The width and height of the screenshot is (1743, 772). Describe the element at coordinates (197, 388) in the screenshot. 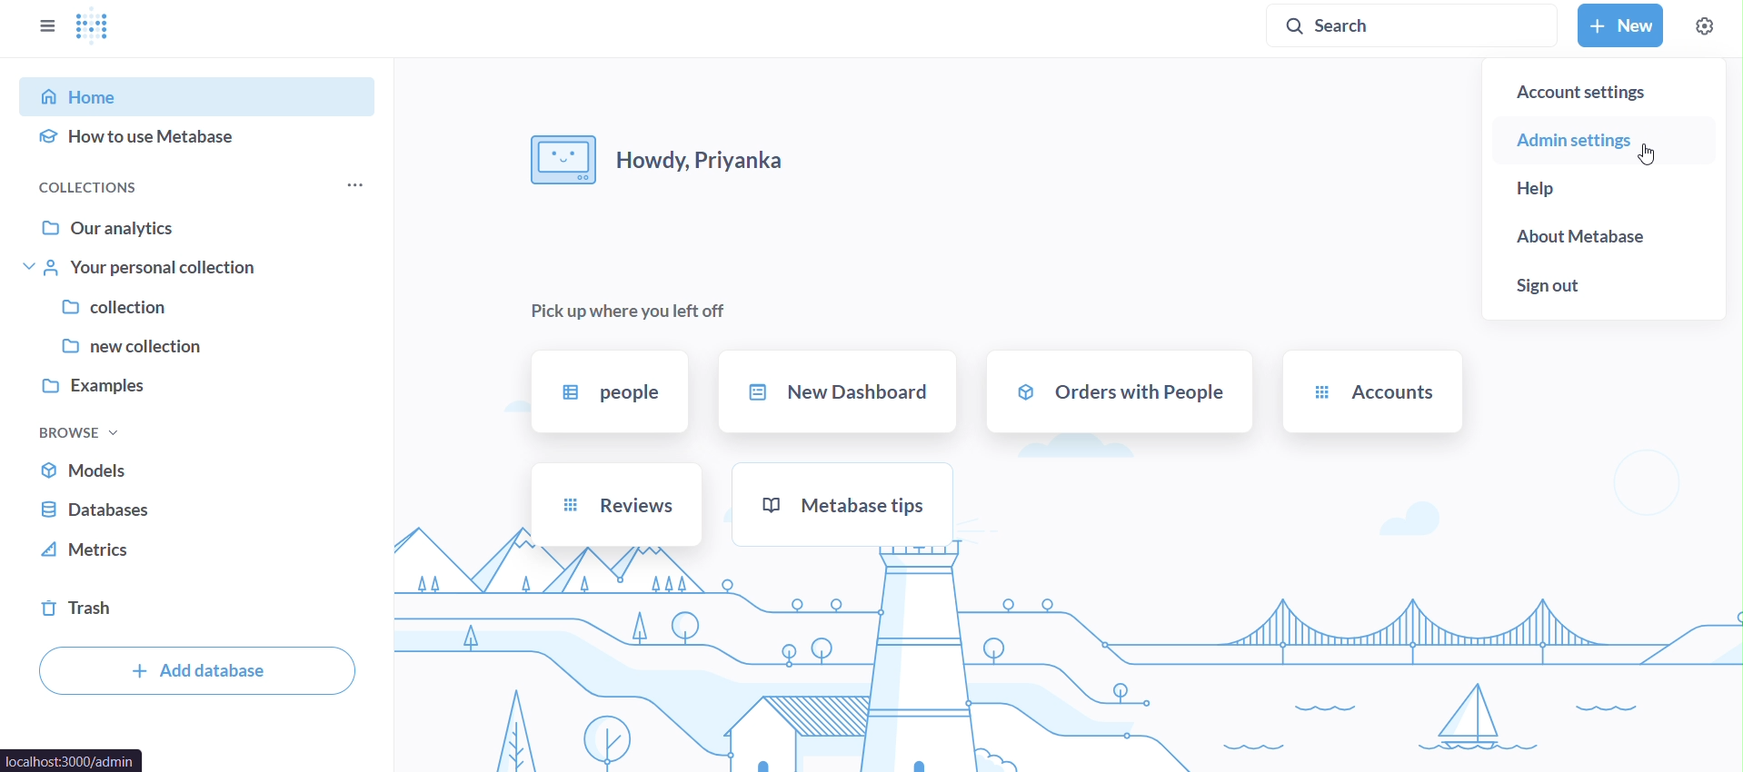

I see `examples` at that location.